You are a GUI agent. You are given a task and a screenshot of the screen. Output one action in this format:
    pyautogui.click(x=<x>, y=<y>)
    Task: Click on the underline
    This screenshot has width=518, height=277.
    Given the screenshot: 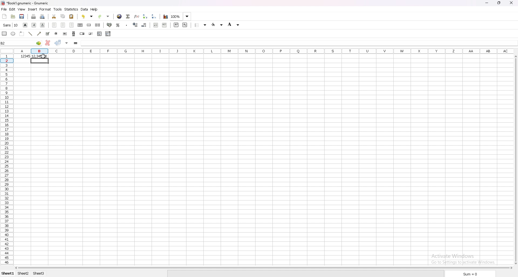 What is the action you would take?
    pyautogui.click(x=42, y=25)
    